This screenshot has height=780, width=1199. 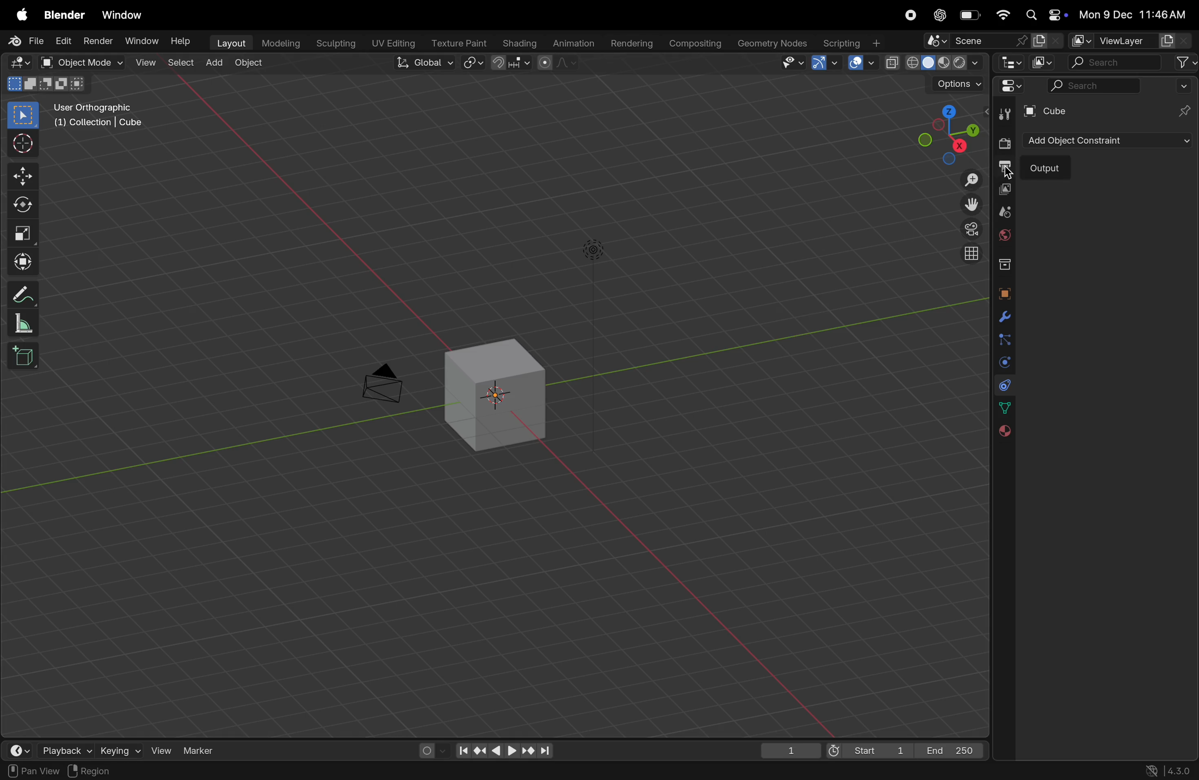 I want to click on auto keying, so click(x=430, y=748).